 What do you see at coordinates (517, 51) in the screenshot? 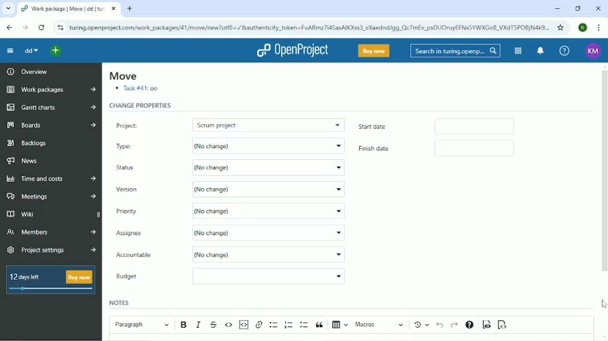
I see `Modules` at bounding box center [517, 51].